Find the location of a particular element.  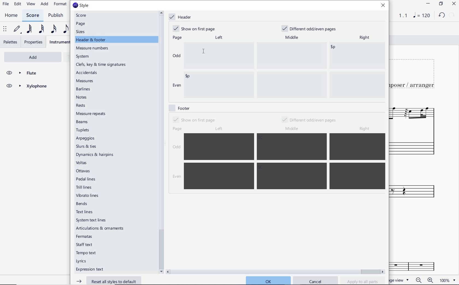

ottavas is located at coordinates (84, 171).